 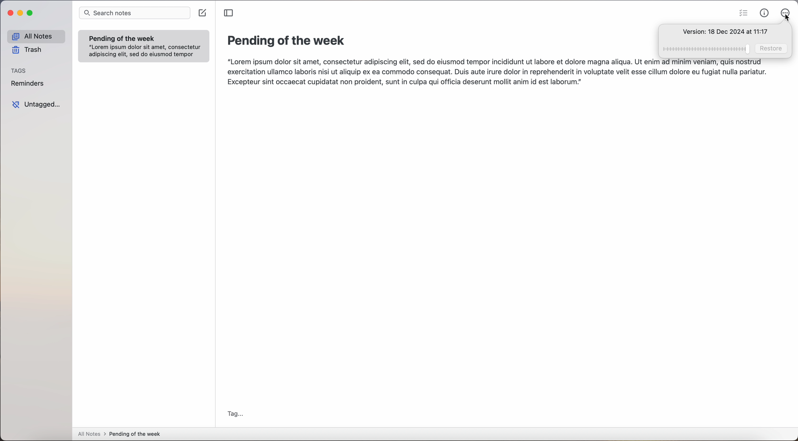 I want to click on title: Pending of the week, so click(x=287, y=41).